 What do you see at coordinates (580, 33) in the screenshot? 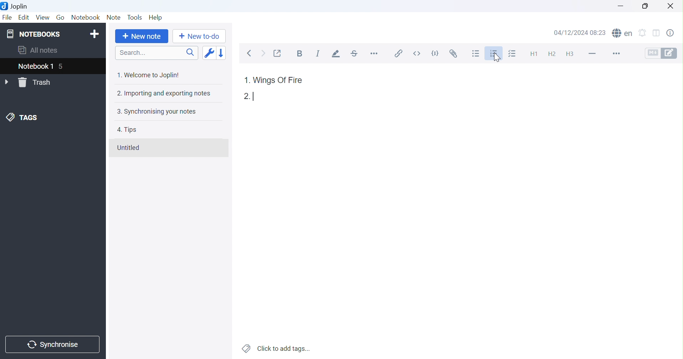
I see `04/12/2024 08:22` at bounding box center [580, 33].